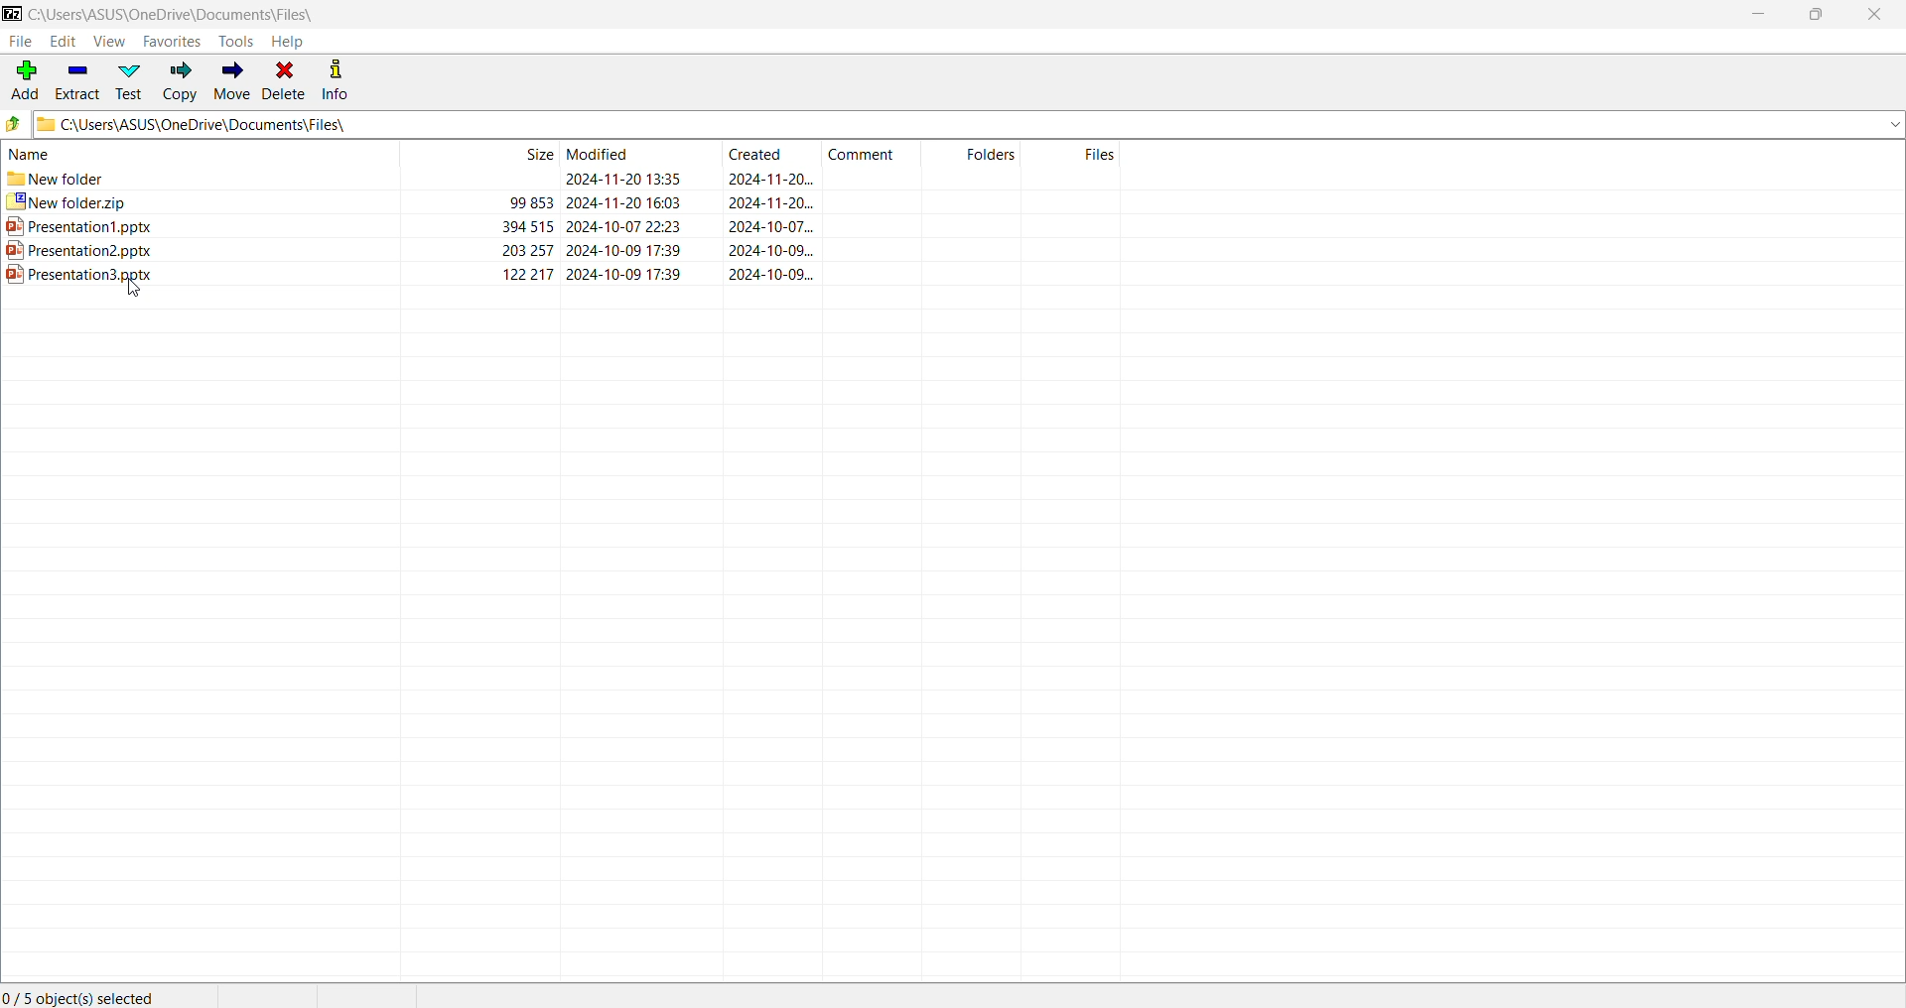  What do you see at coordinates (978, 153) in the screenshot?
I see `Folders` at bounding box center [978, 153].